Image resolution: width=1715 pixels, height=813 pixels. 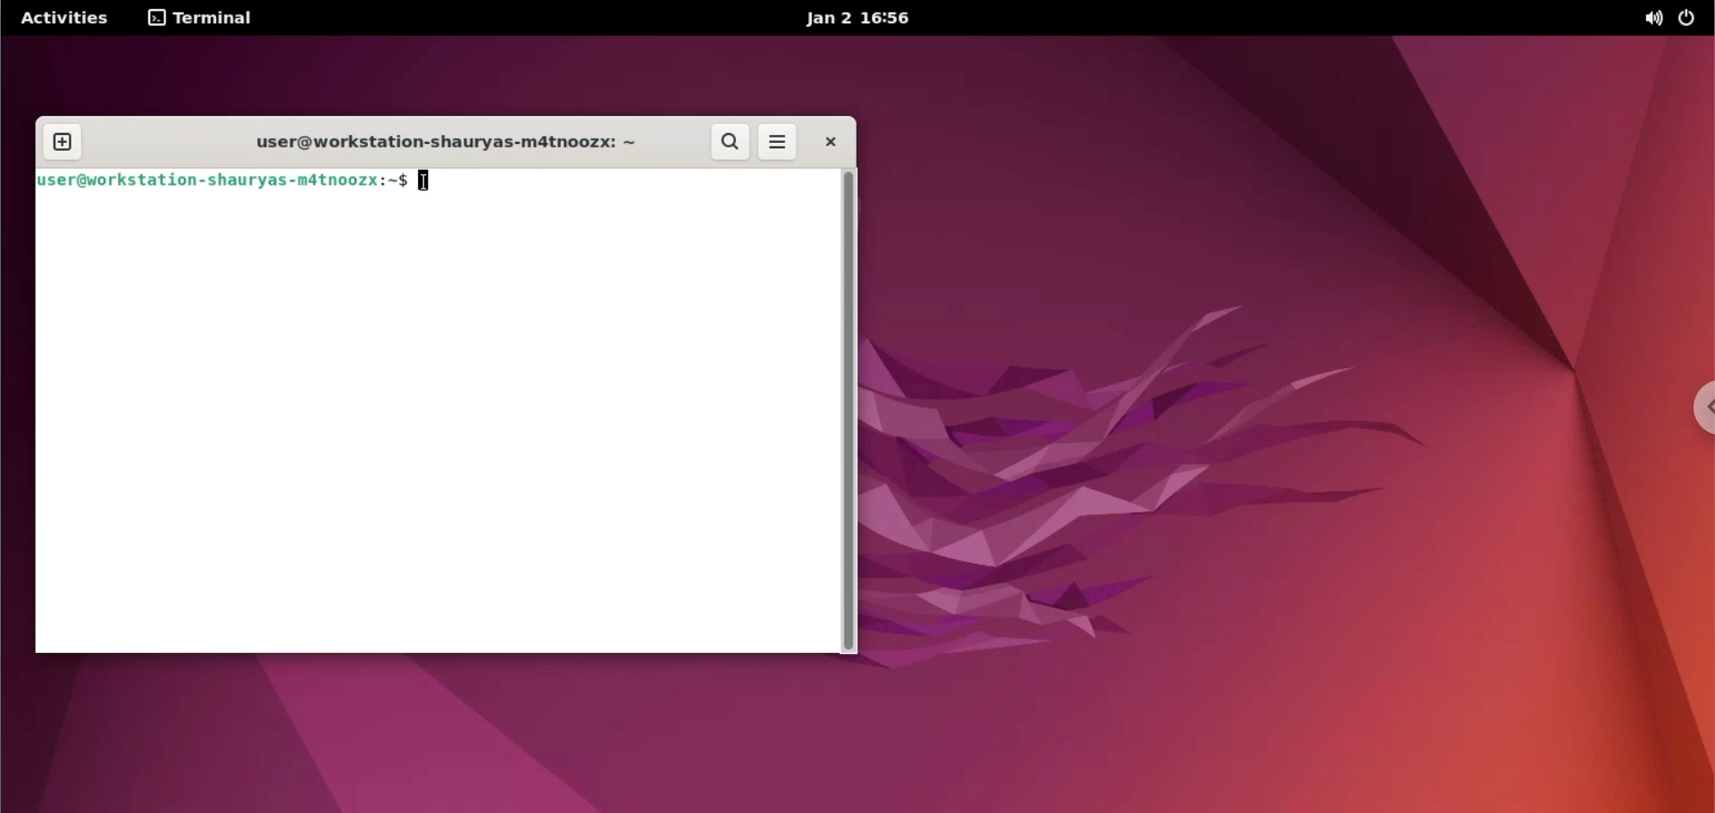 What do you see at coordinates (726, 141) in the screenshot?
I see `search` at bounding box center [726, 141].